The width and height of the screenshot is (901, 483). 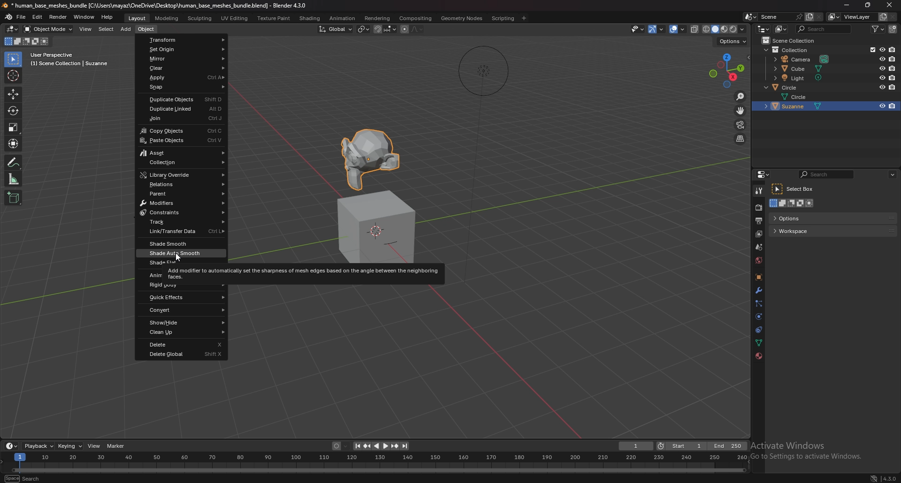 What do you see at coordinates (14, 75) in the screenshot?
I see `cursor` at bounding box center [14, 75].